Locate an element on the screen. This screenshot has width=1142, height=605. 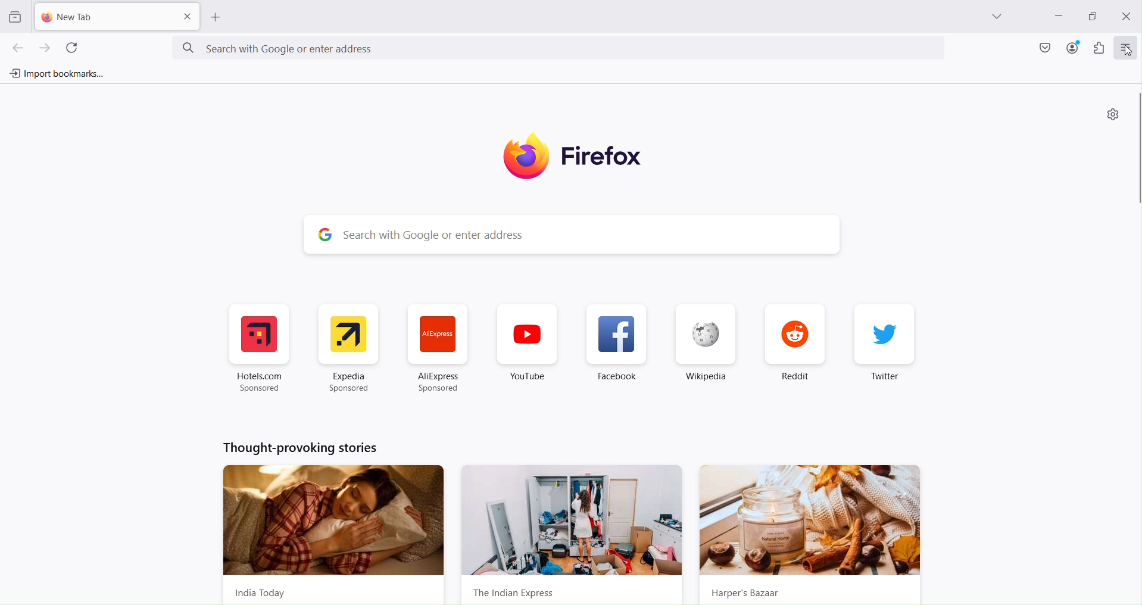
Ali express Web Shortcaut is located at coordinates (439, 351).